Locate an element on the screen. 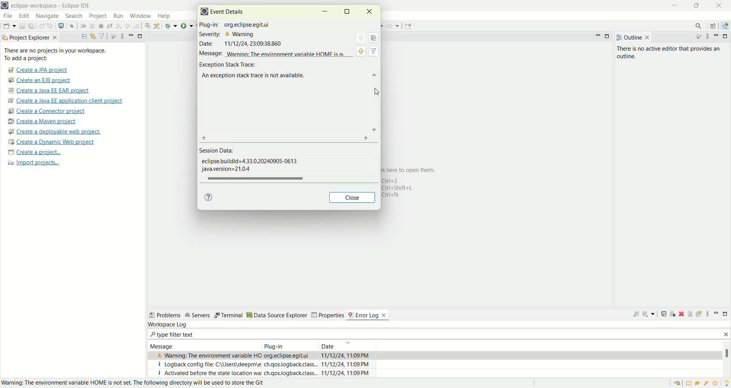  edit is located at coordinates (25, 16).